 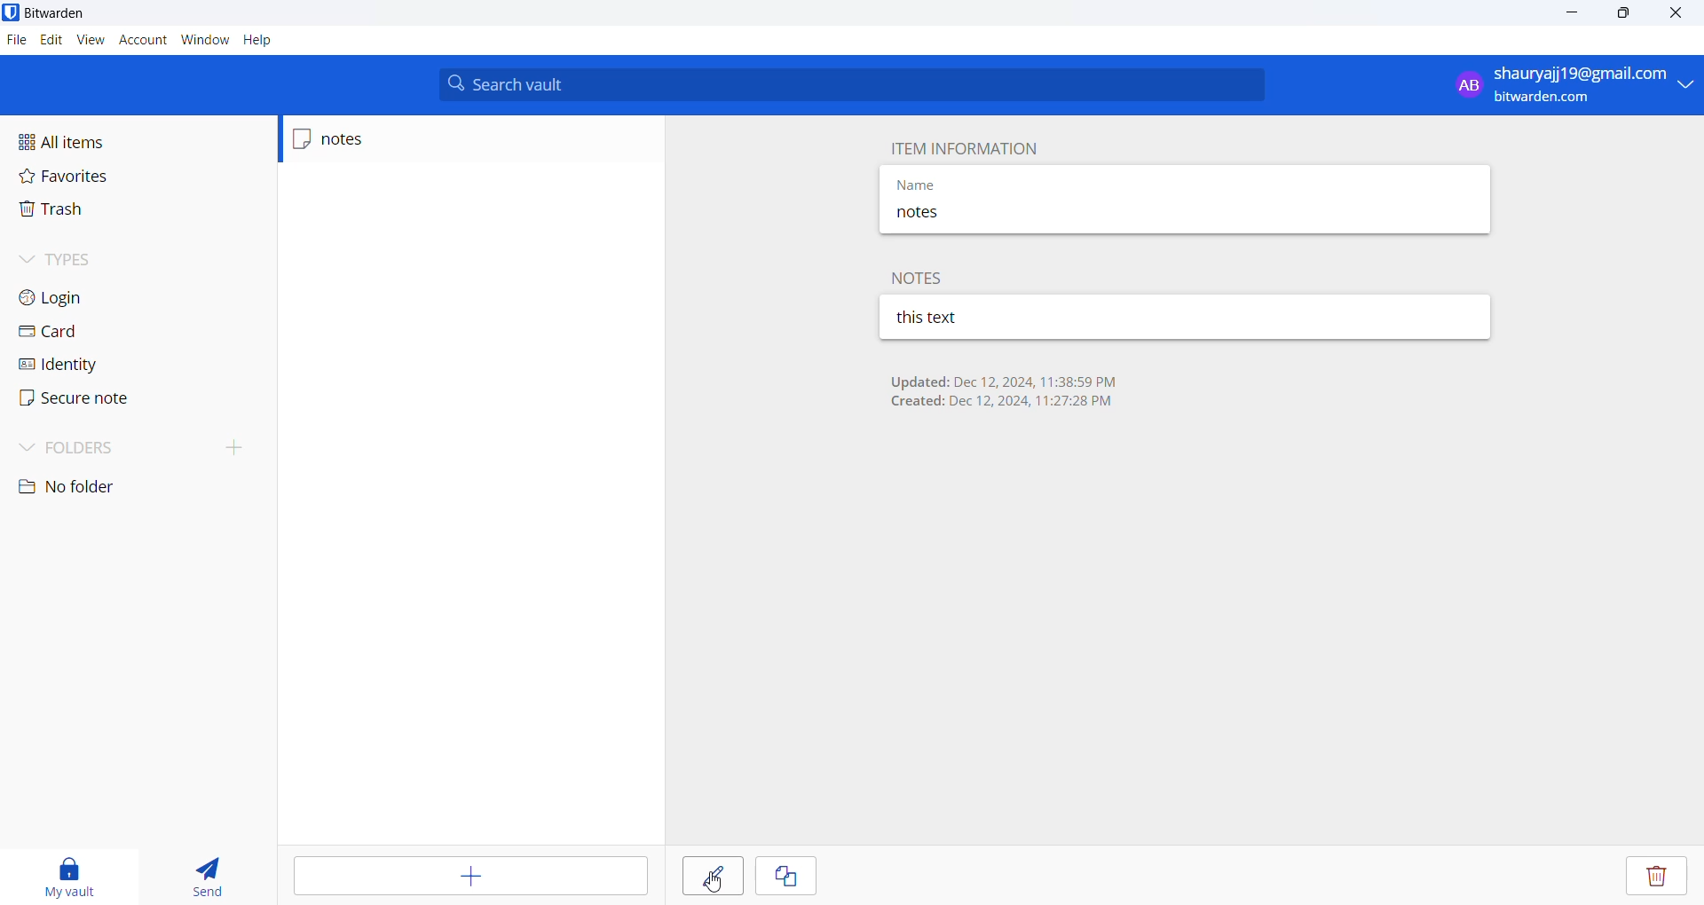 What do you see at coordinates (15, 39) in the screenshot?
I see `files` at bounding box center [15, 39].